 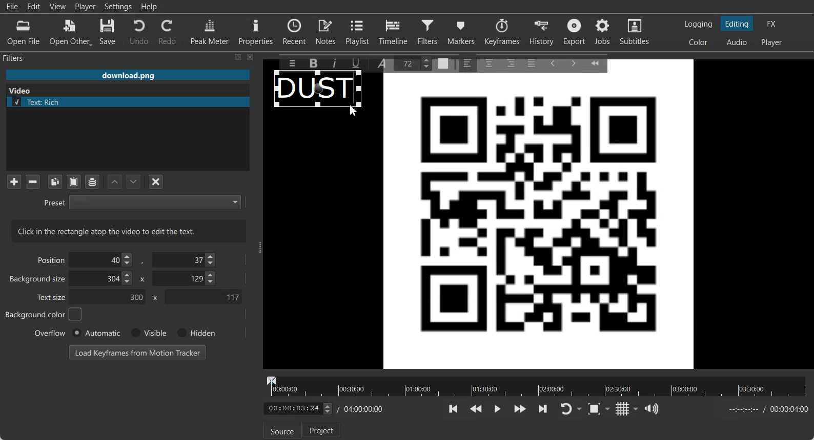 What do you see at coordinates (44, 314) in the screenshot?
I see `Background color` at bounding box center [44, 314].